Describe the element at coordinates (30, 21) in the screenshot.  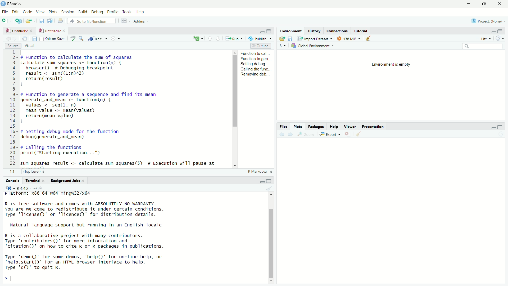
I see `open an existing file` at that location.